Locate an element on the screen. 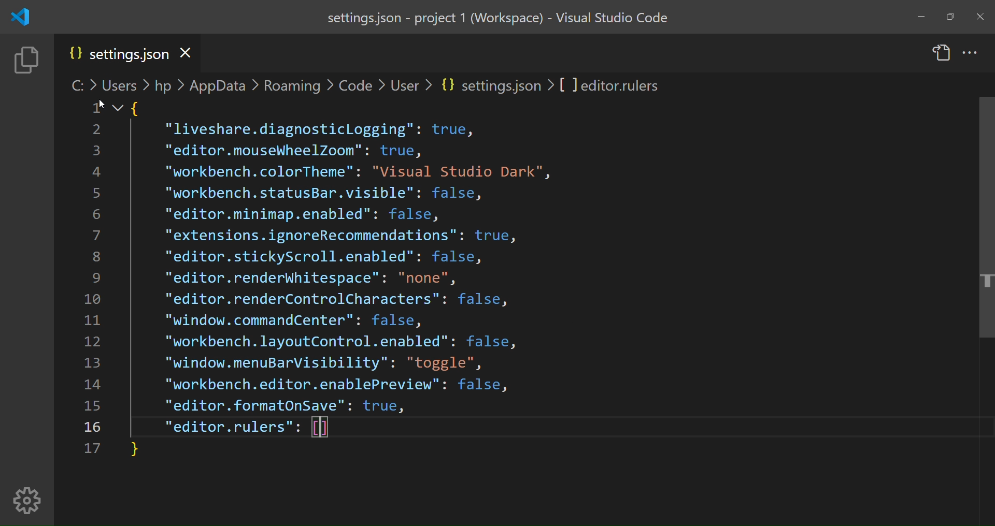 This screenshot has height=526, width=995. line number is located at coordinates (96, 291).